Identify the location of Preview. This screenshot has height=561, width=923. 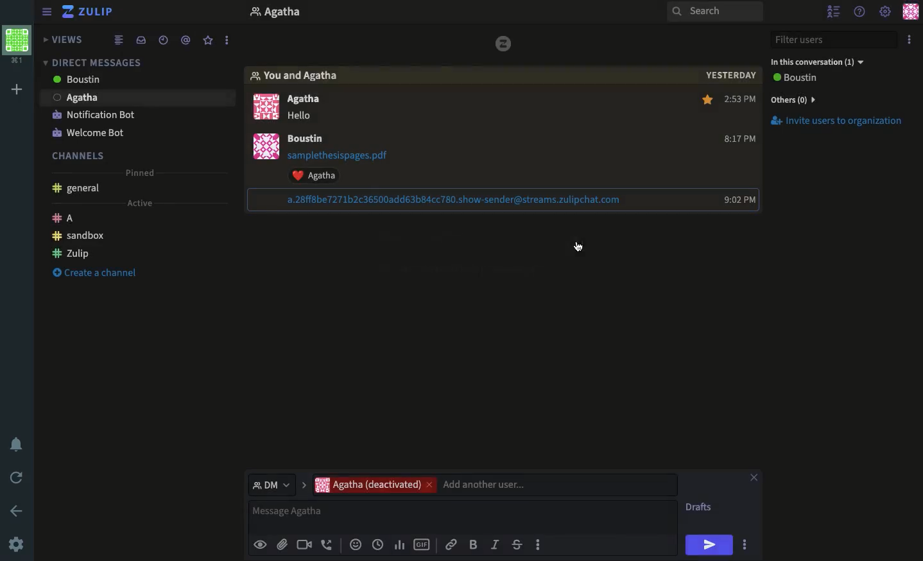
(260, 544).